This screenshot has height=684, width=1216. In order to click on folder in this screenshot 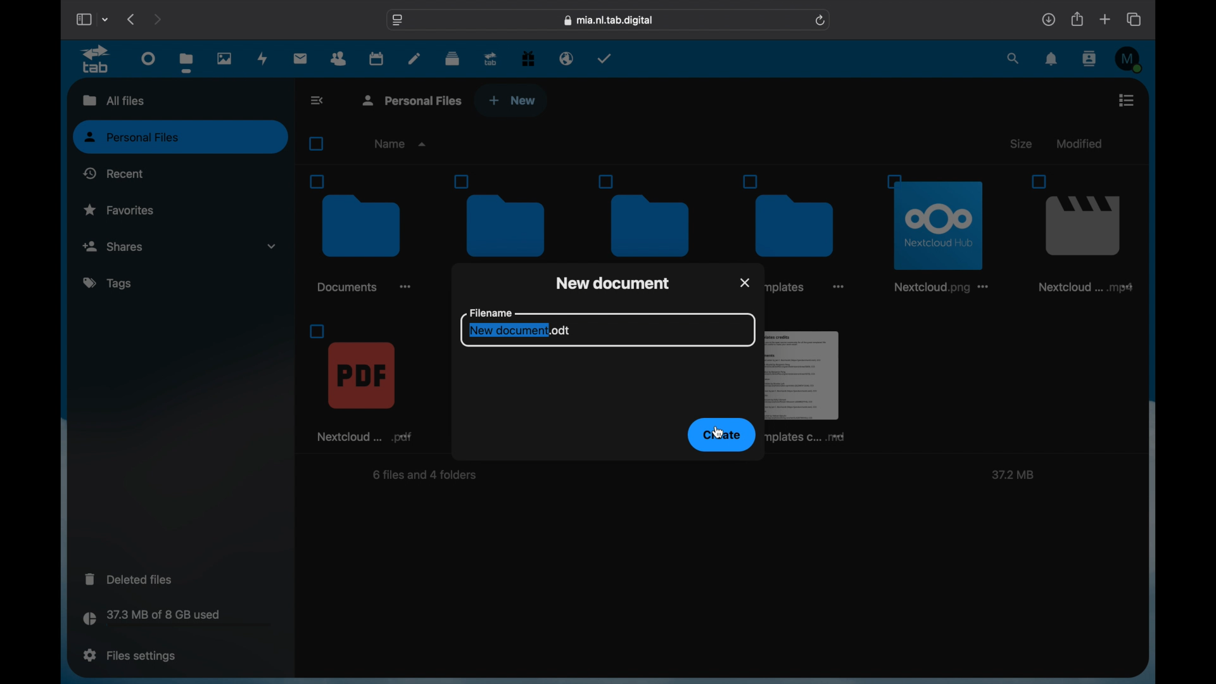, I will do `click(508, 216)`.